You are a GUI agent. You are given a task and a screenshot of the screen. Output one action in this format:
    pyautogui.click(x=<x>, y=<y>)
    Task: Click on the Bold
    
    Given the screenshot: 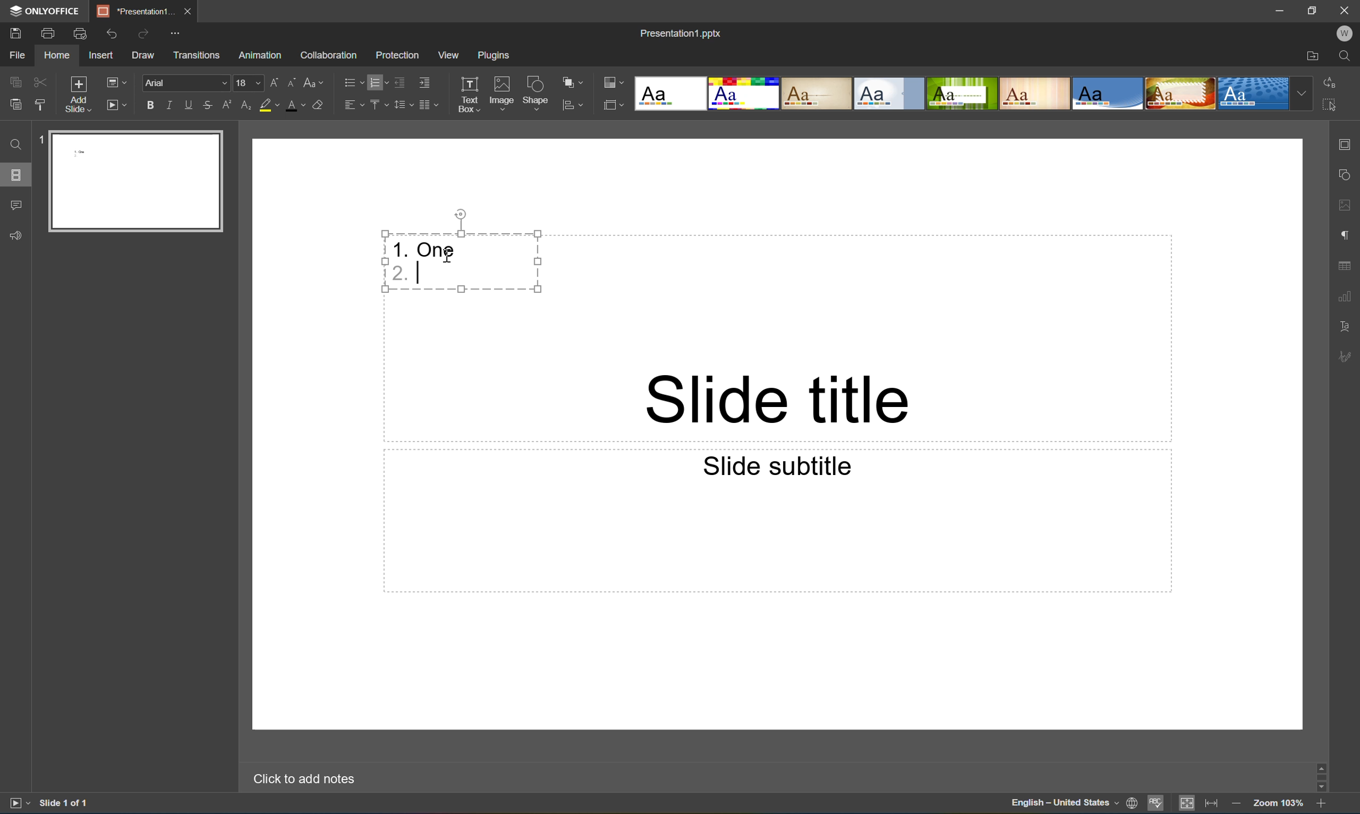 What is the action you would take?
    pyautogui.click(x=151, y=106)
    